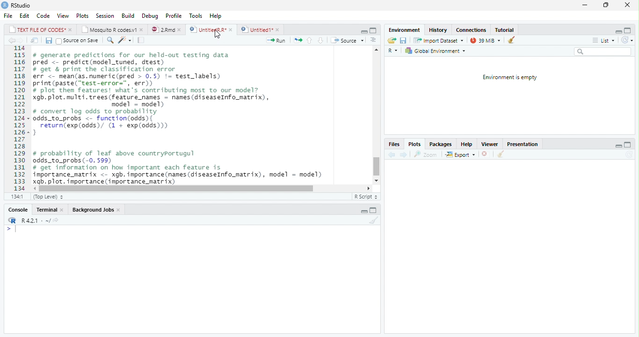  I want to click on Presentation, so click(523, 143).